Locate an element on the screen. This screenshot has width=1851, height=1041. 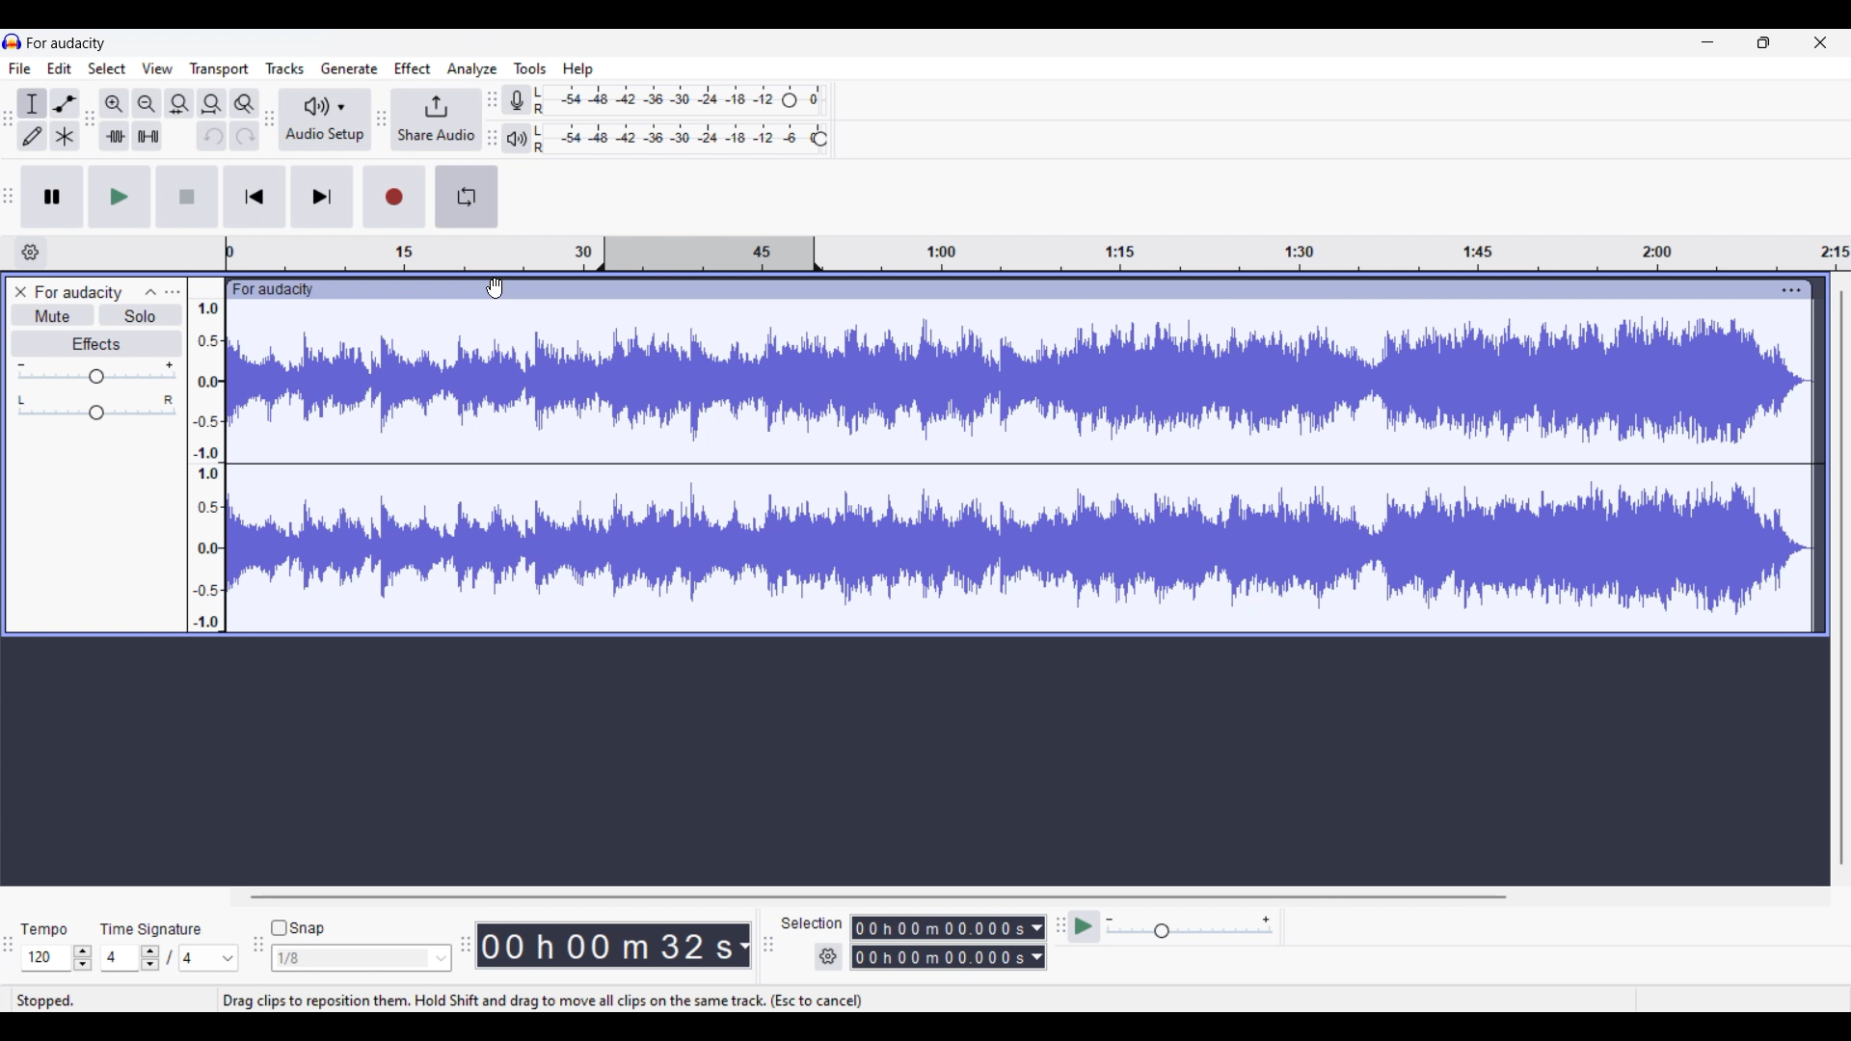
Snap toggle options is located at coordinates (361, 957).